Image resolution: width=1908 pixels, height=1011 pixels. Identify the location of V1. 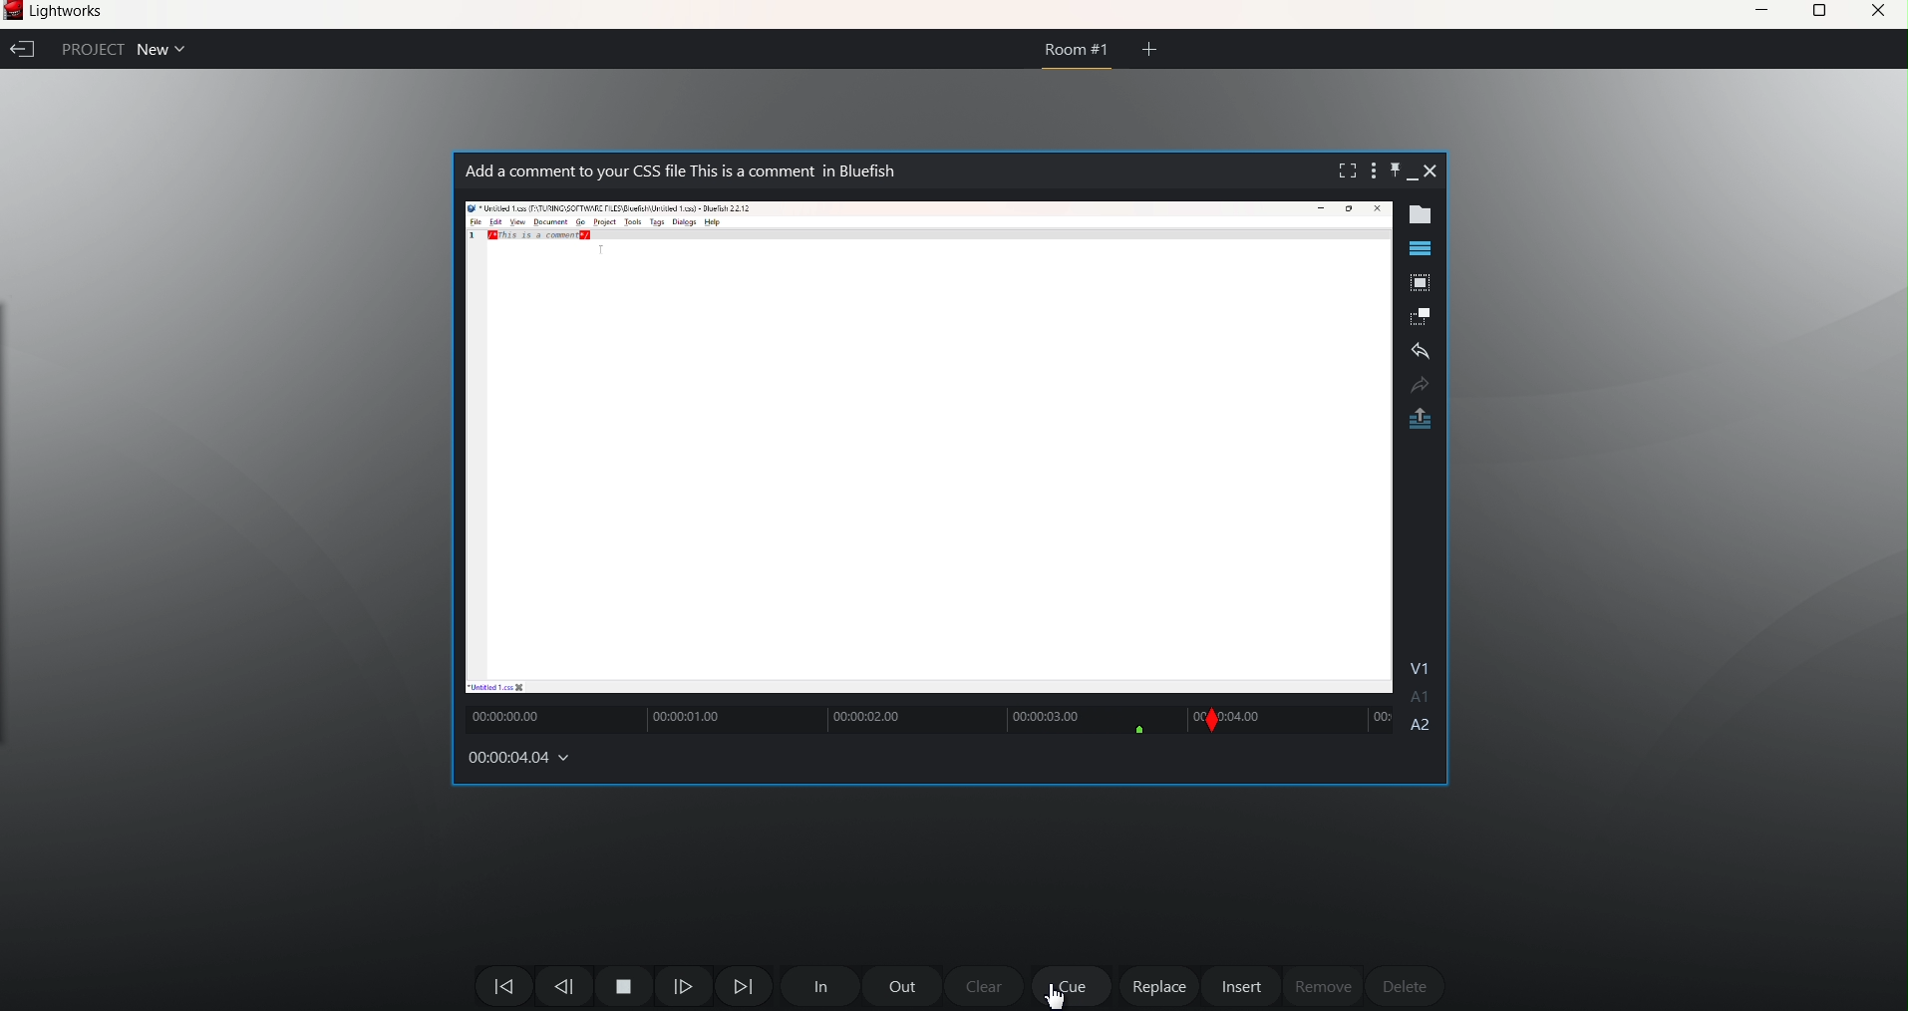
(1425, 665).